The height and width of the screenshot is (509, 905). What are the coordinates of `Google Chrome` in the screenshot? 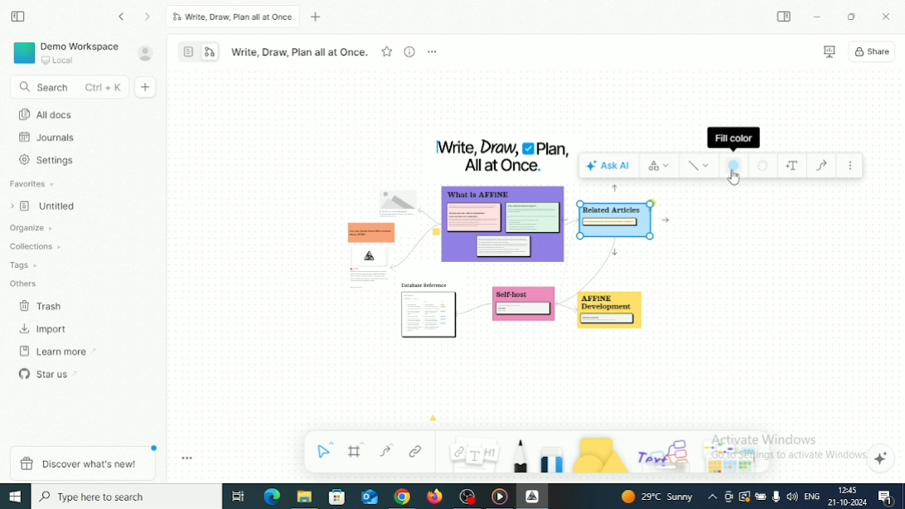 It's located at (402, 497).